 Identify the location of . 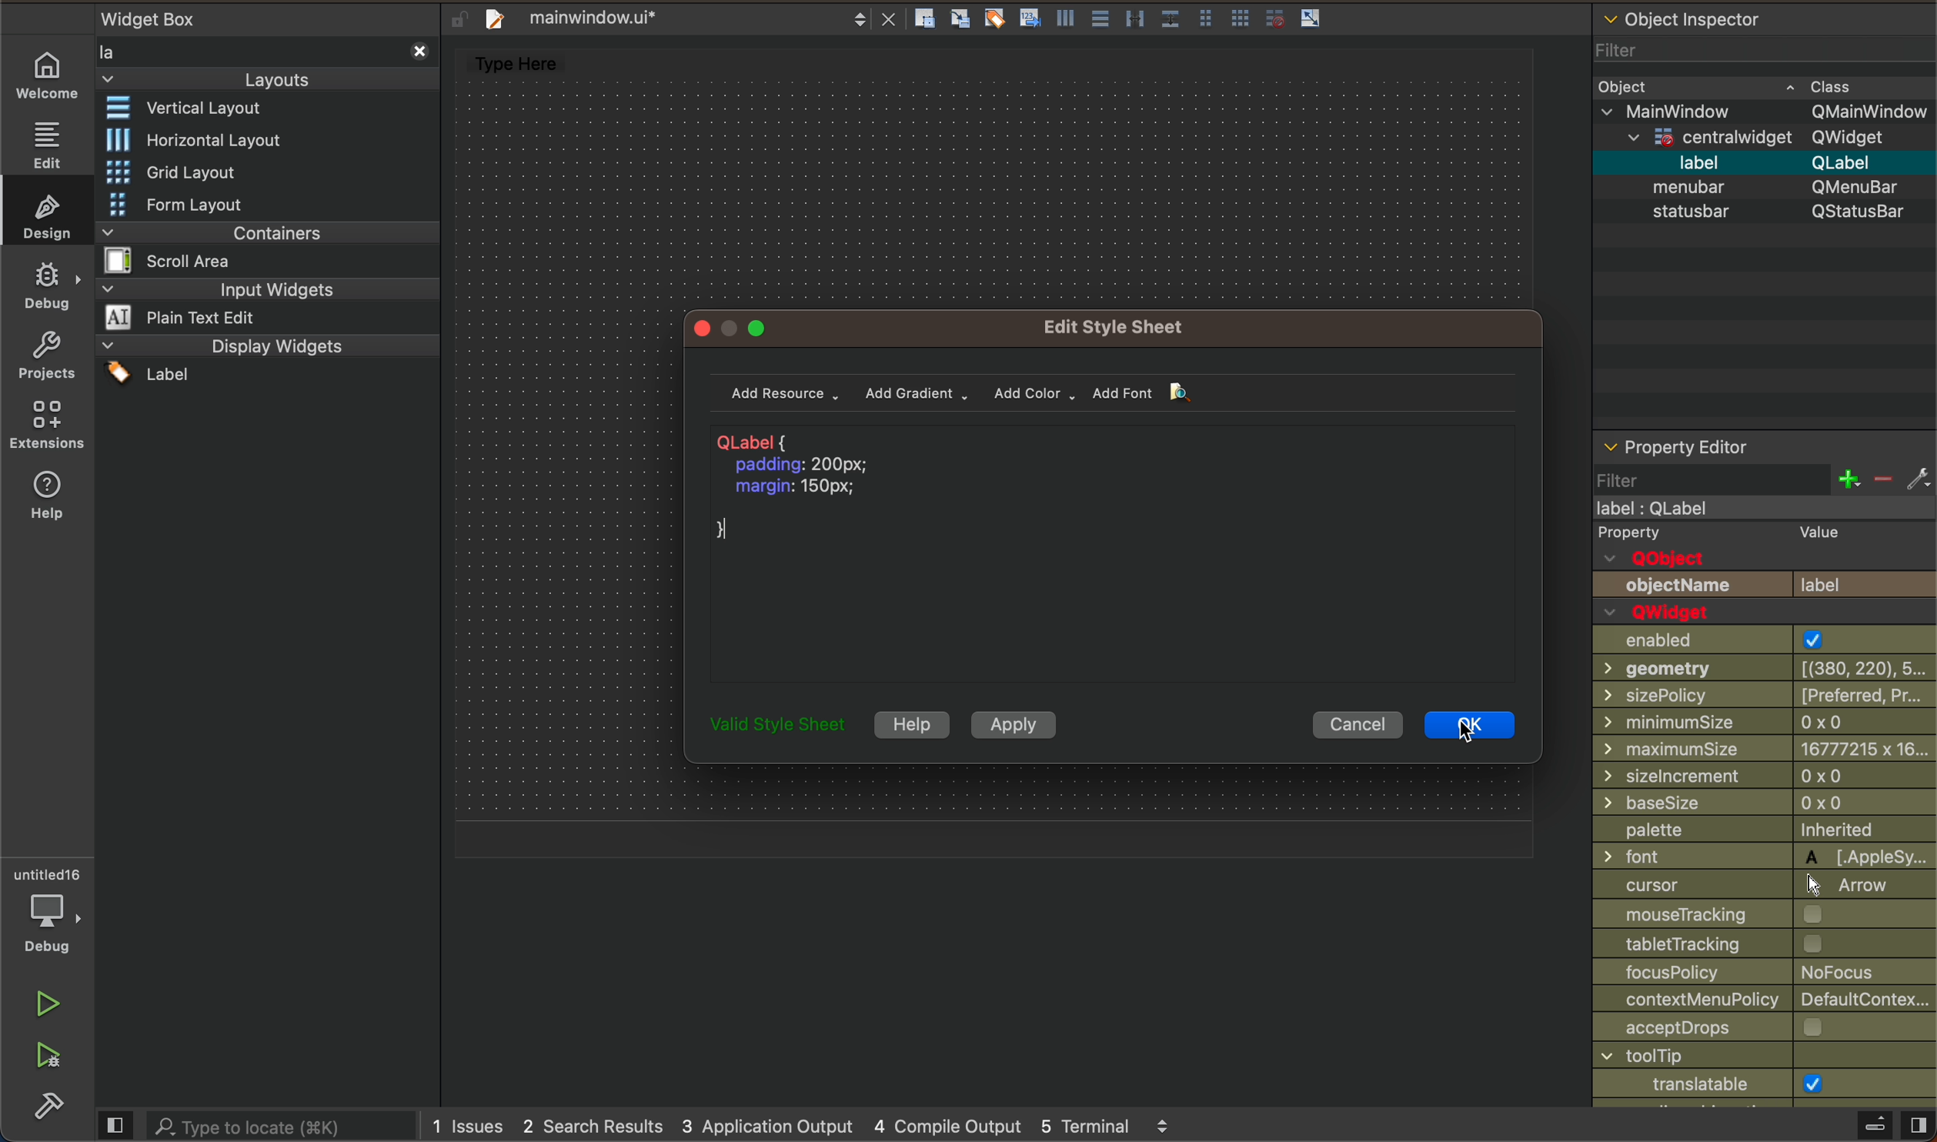
(1764, 916).